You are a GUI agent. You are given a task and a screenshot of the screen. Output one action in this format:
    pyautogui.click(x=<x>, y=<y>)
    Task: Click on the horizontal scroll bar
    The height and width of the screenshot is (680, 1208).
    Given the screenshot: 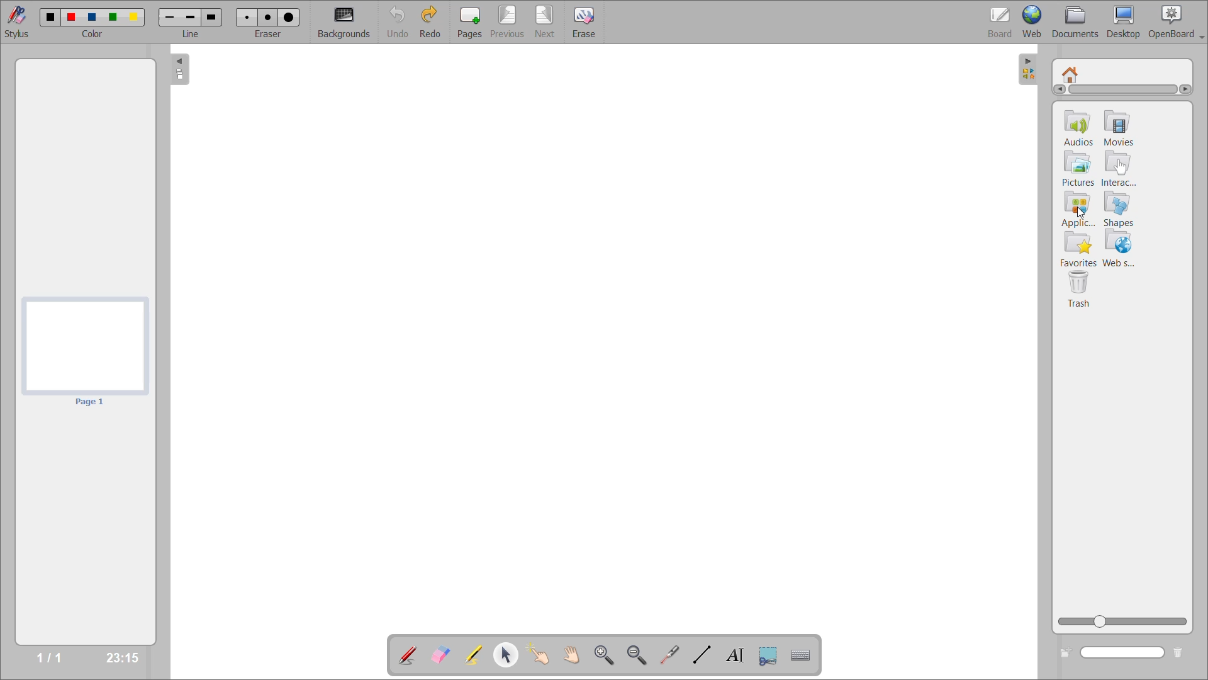 What is the action you would take?
    pyautogui.click(x=1122, y=89)
    